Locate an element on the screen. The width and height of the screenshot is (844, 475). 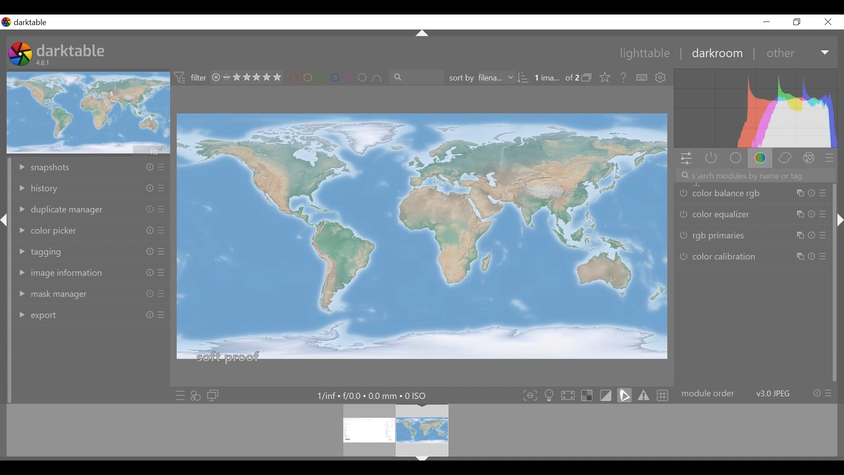
 is located at coordinates (821, 237).